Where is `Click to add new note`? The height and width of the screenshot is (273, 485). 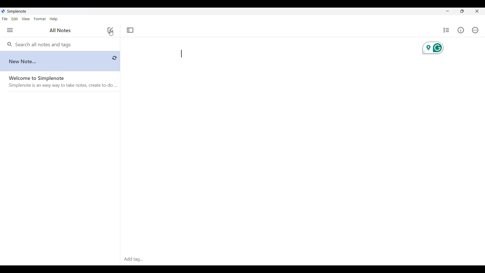 Click to add new note is located at coordinates (110, 30).